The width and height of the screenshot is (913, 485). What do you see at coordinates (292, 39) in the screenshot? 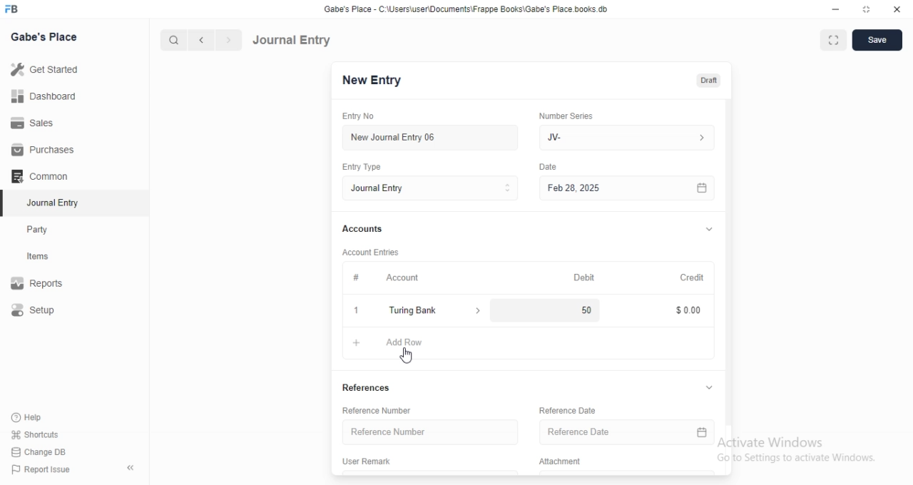
I see `Journal Entry` at bounding box center [292, 39].